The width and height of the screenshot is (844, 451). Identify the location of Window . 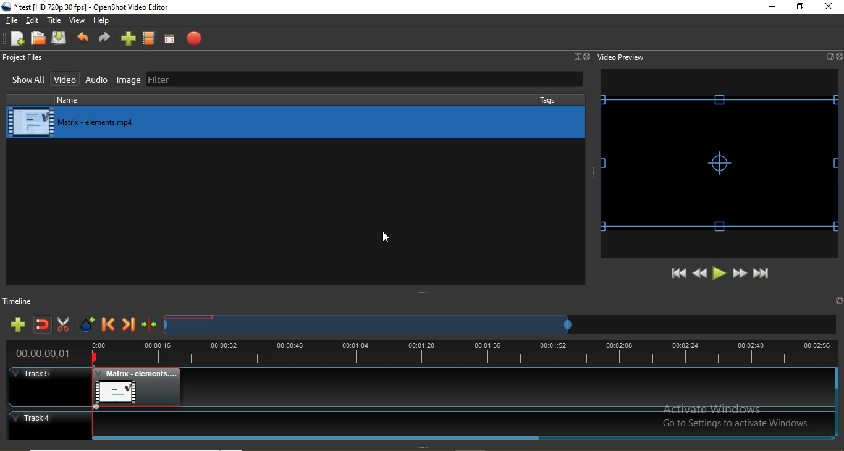
(829, 57).